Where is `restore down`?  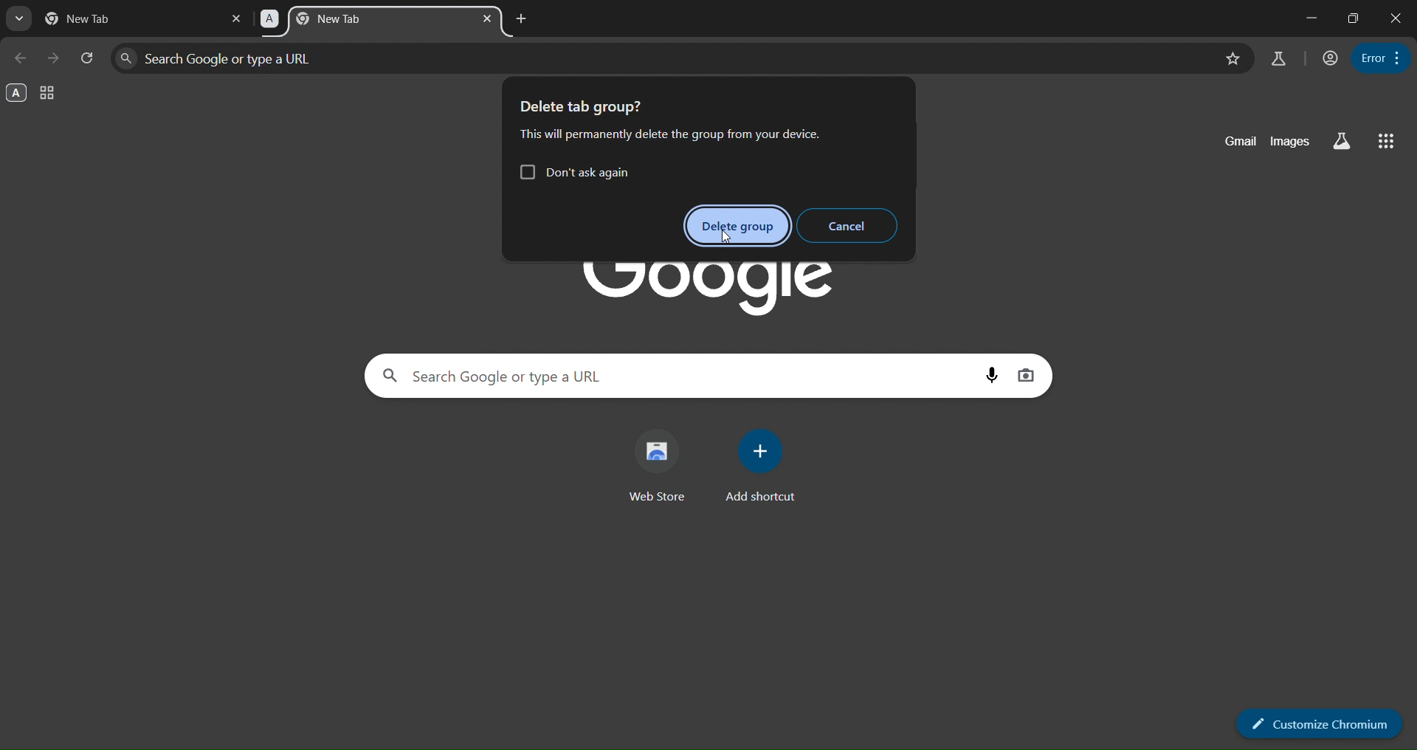
restore down is located at coordinates (1354, 18).